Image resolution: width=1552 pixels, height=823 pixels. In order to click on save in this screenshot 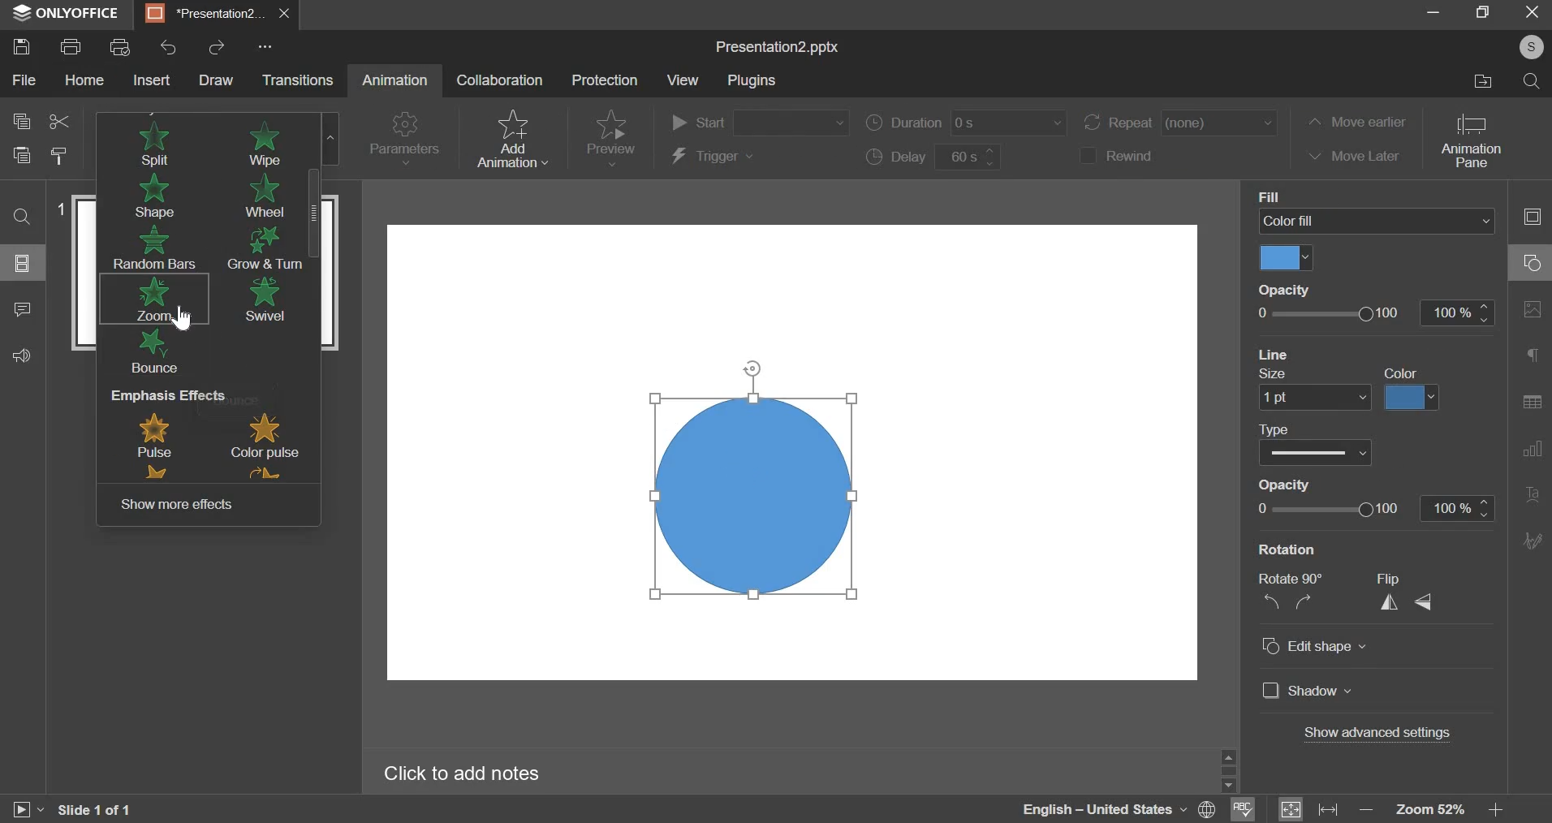, I will do `click(21, 46)`.